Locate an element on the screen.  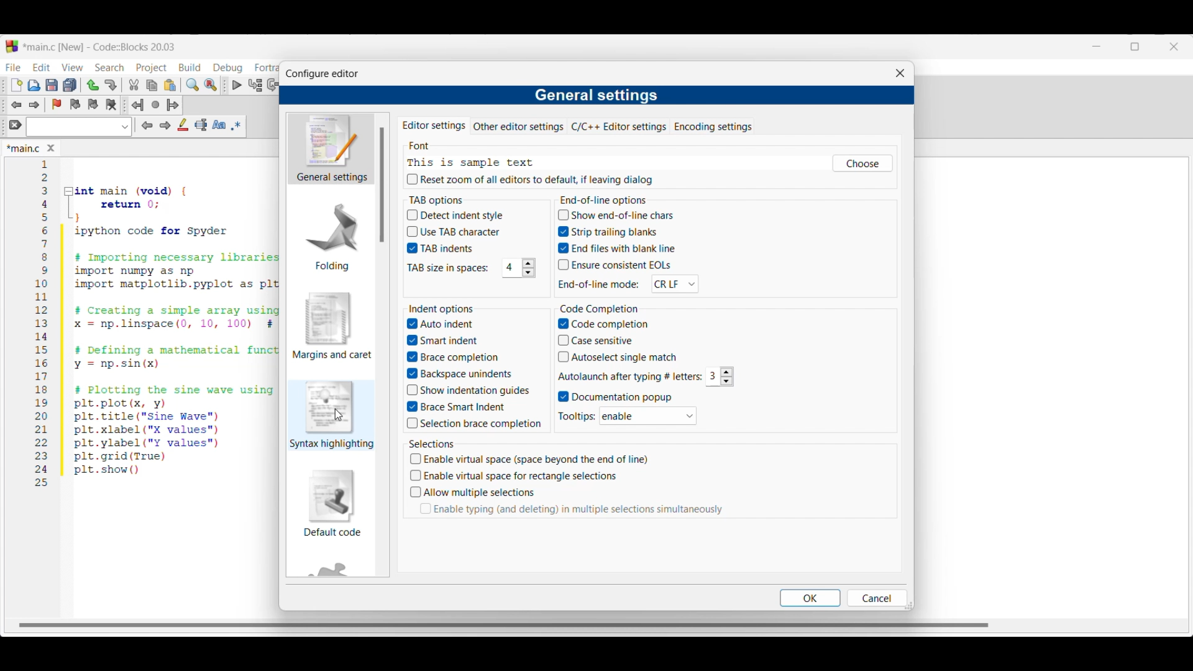
Current tab is located at coordinates (432, 127).